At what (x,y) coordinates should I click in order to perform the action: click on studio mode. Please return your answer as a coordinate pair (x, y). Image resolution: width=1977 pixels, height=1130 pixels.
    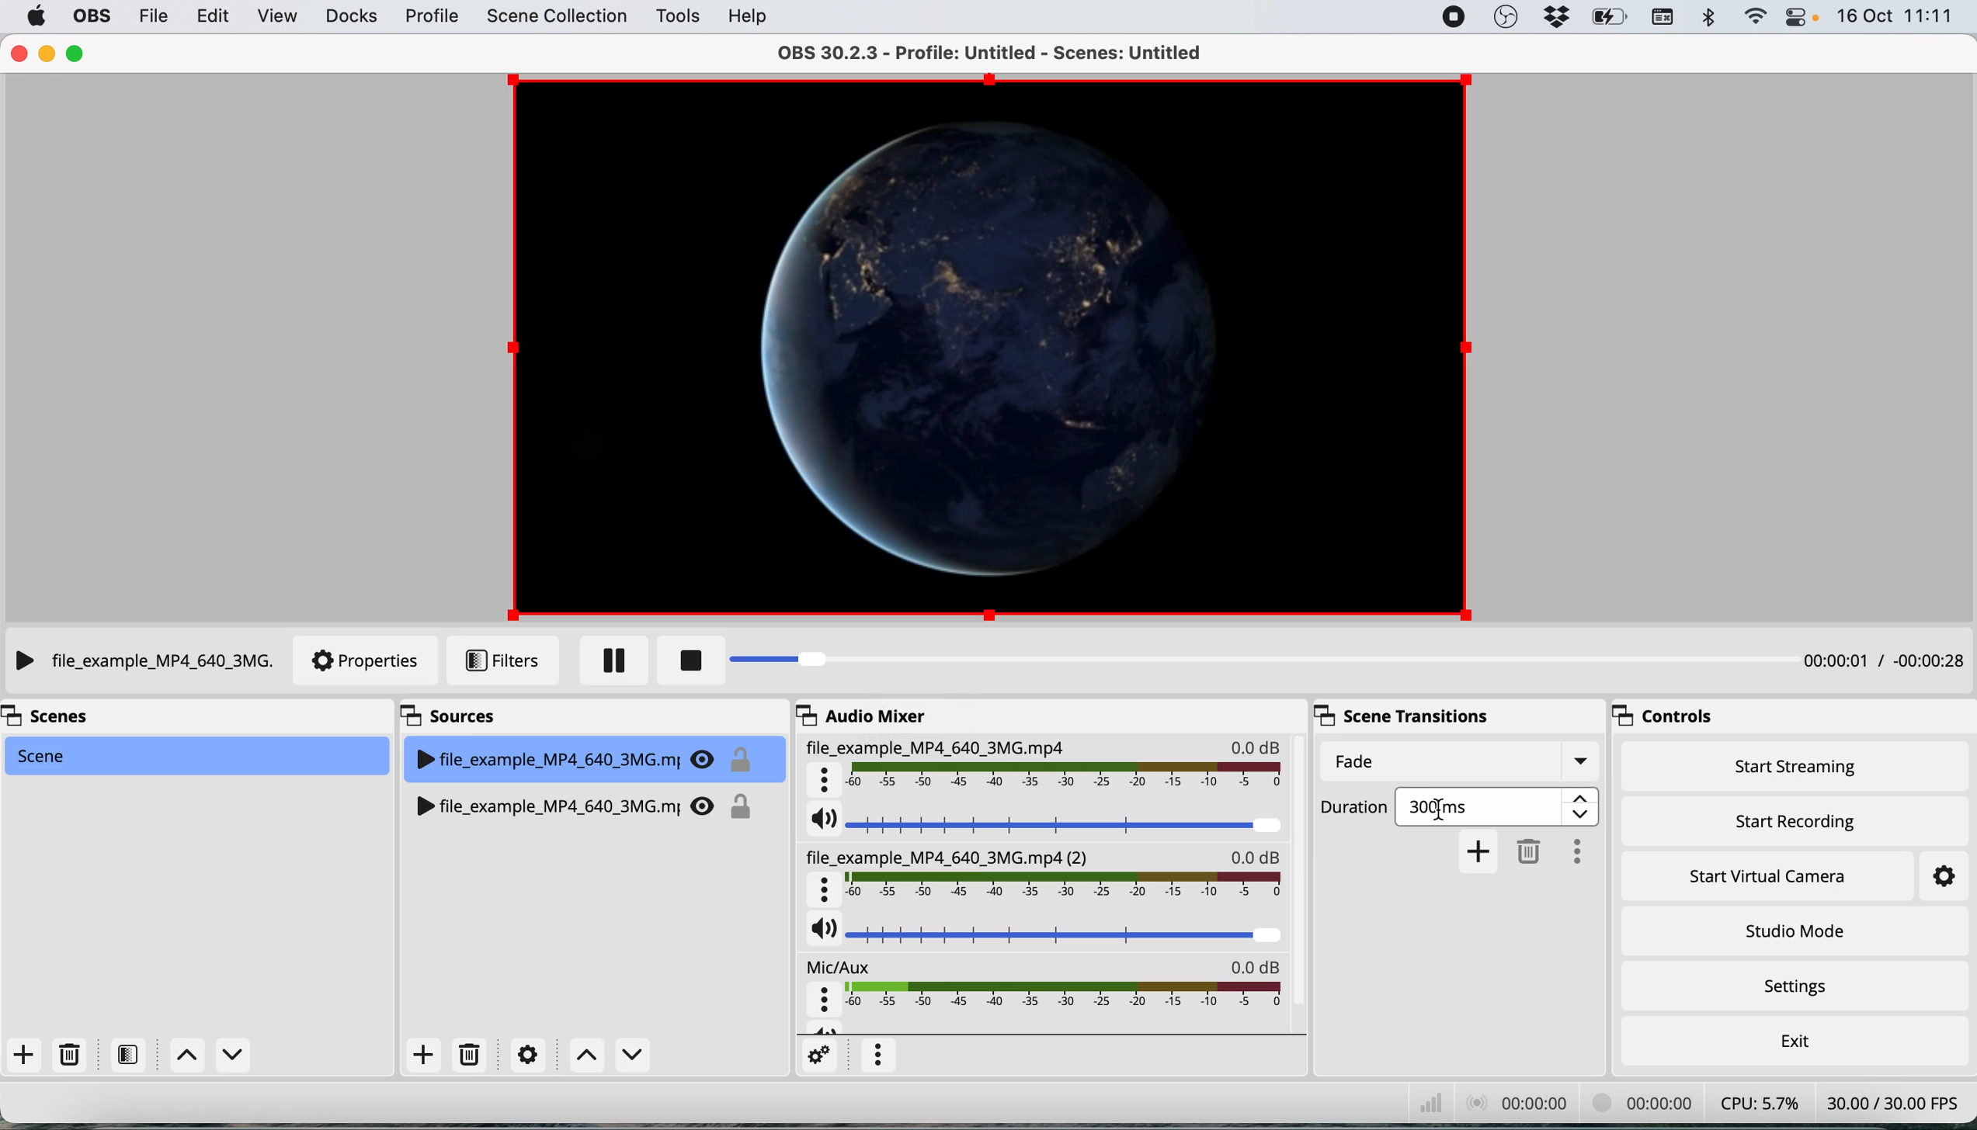
    Looking at the image, I should click on (1791, 931).